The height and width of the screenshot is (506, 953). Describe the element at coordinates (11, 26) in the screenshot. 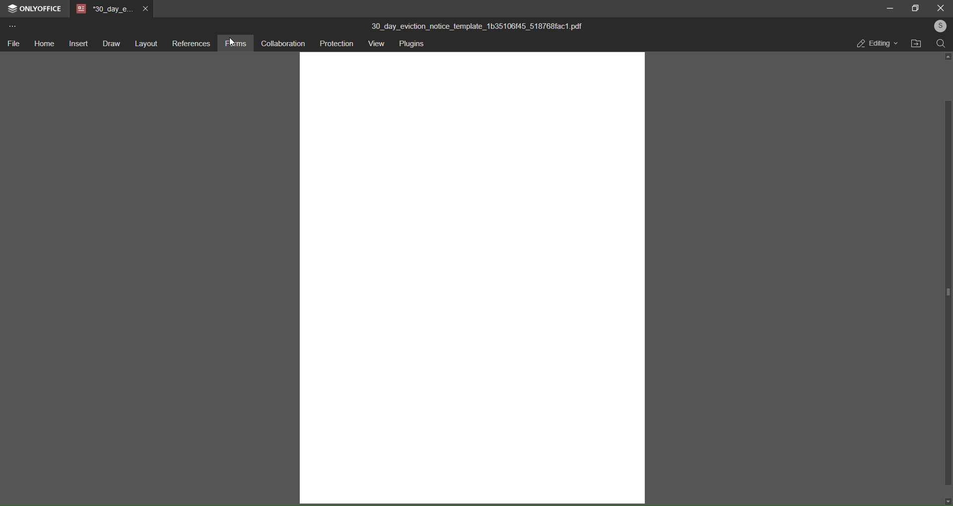

I see `more` at that location.